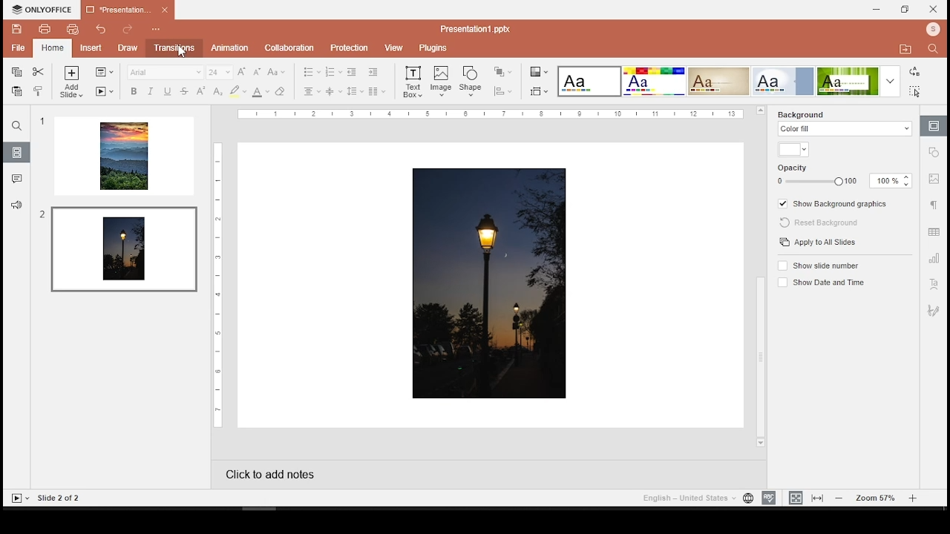 This screenshot has width=950, height=534. What do you see at coordinates (231, 48) in the screenshot?
I see `animation` at bounding box center [231, 48].